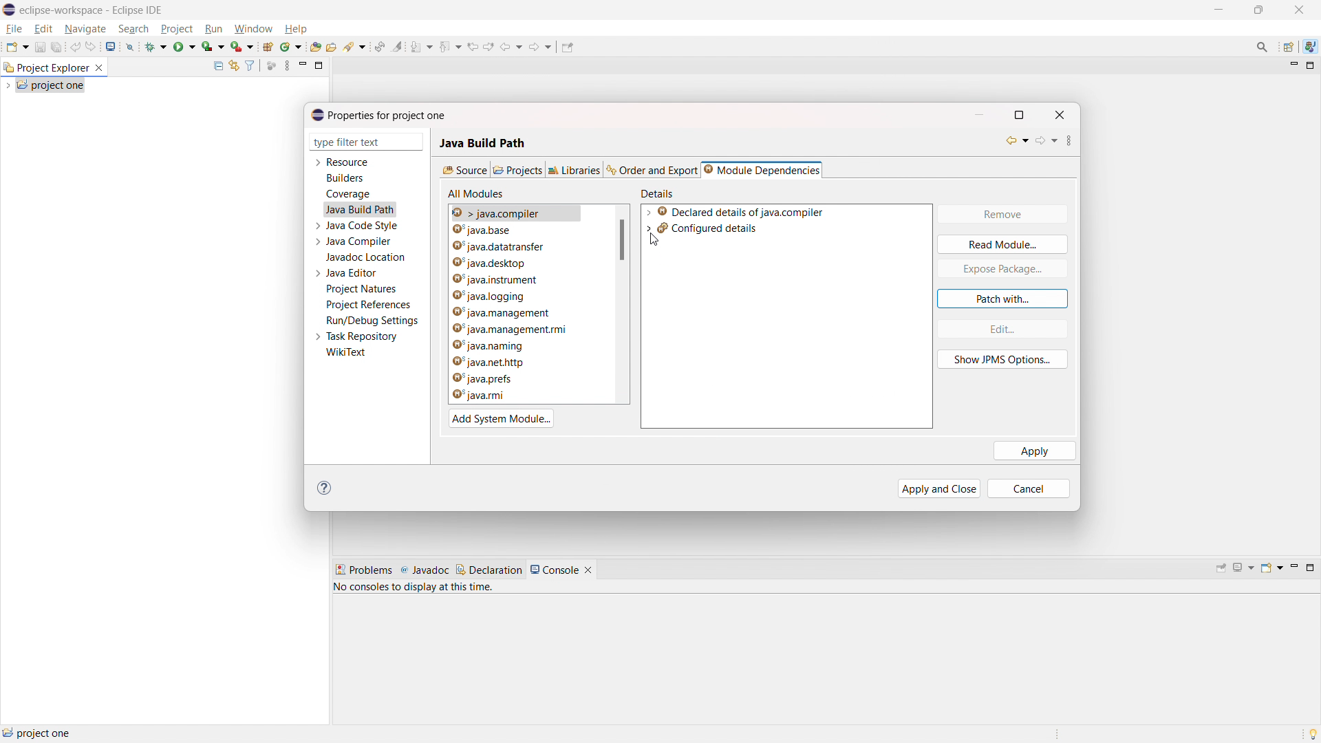 This screenshot has width=1321, height=743. Describe the element at coordinates (241, 47) in the screenshot. I see `use last tool` at that location.